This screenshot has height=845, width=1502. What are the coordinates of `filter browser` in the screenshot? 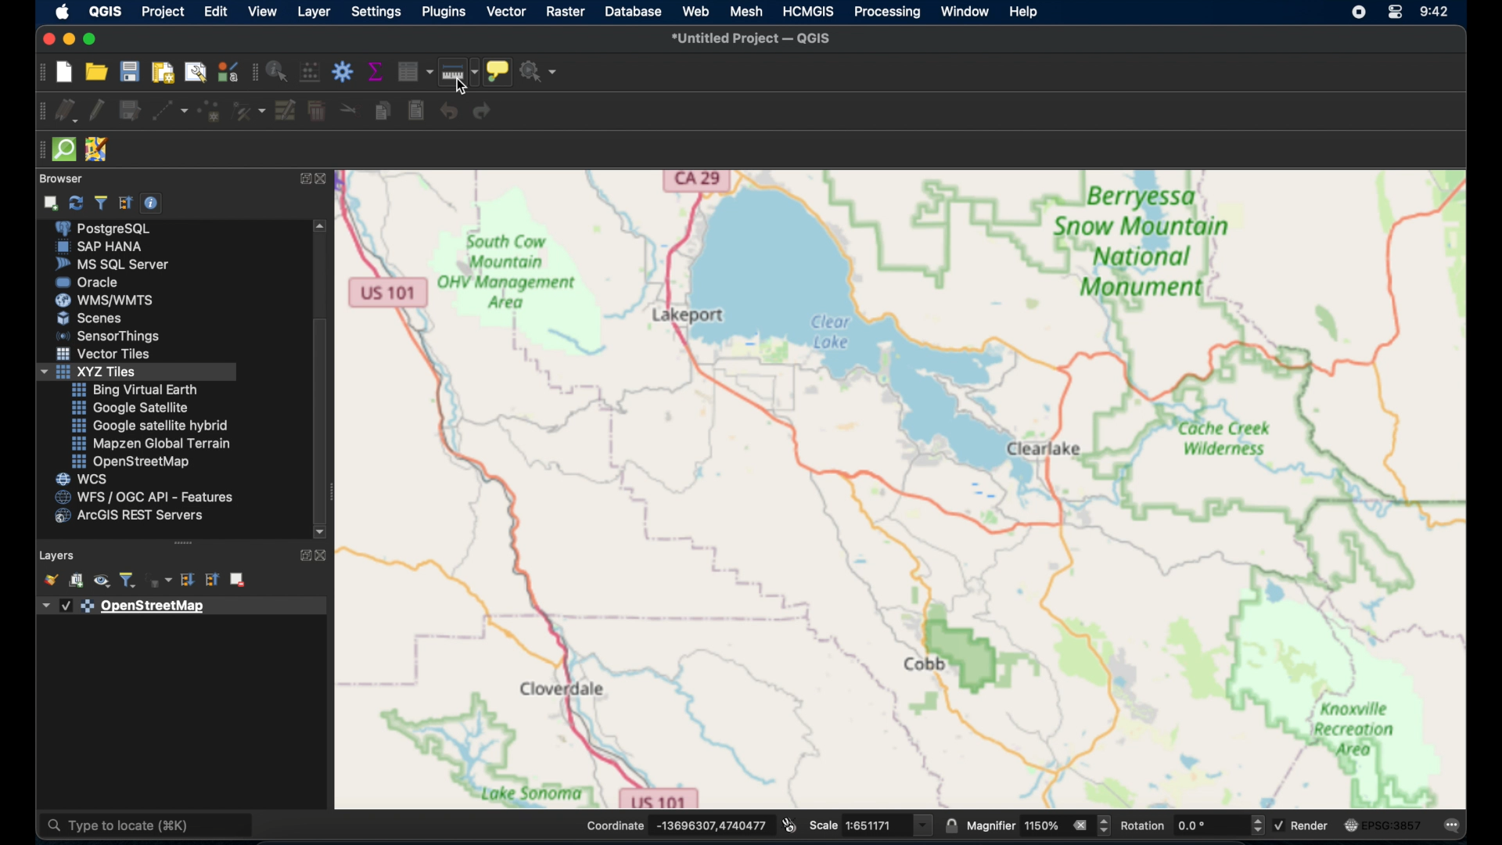 It's located at (100, 202).